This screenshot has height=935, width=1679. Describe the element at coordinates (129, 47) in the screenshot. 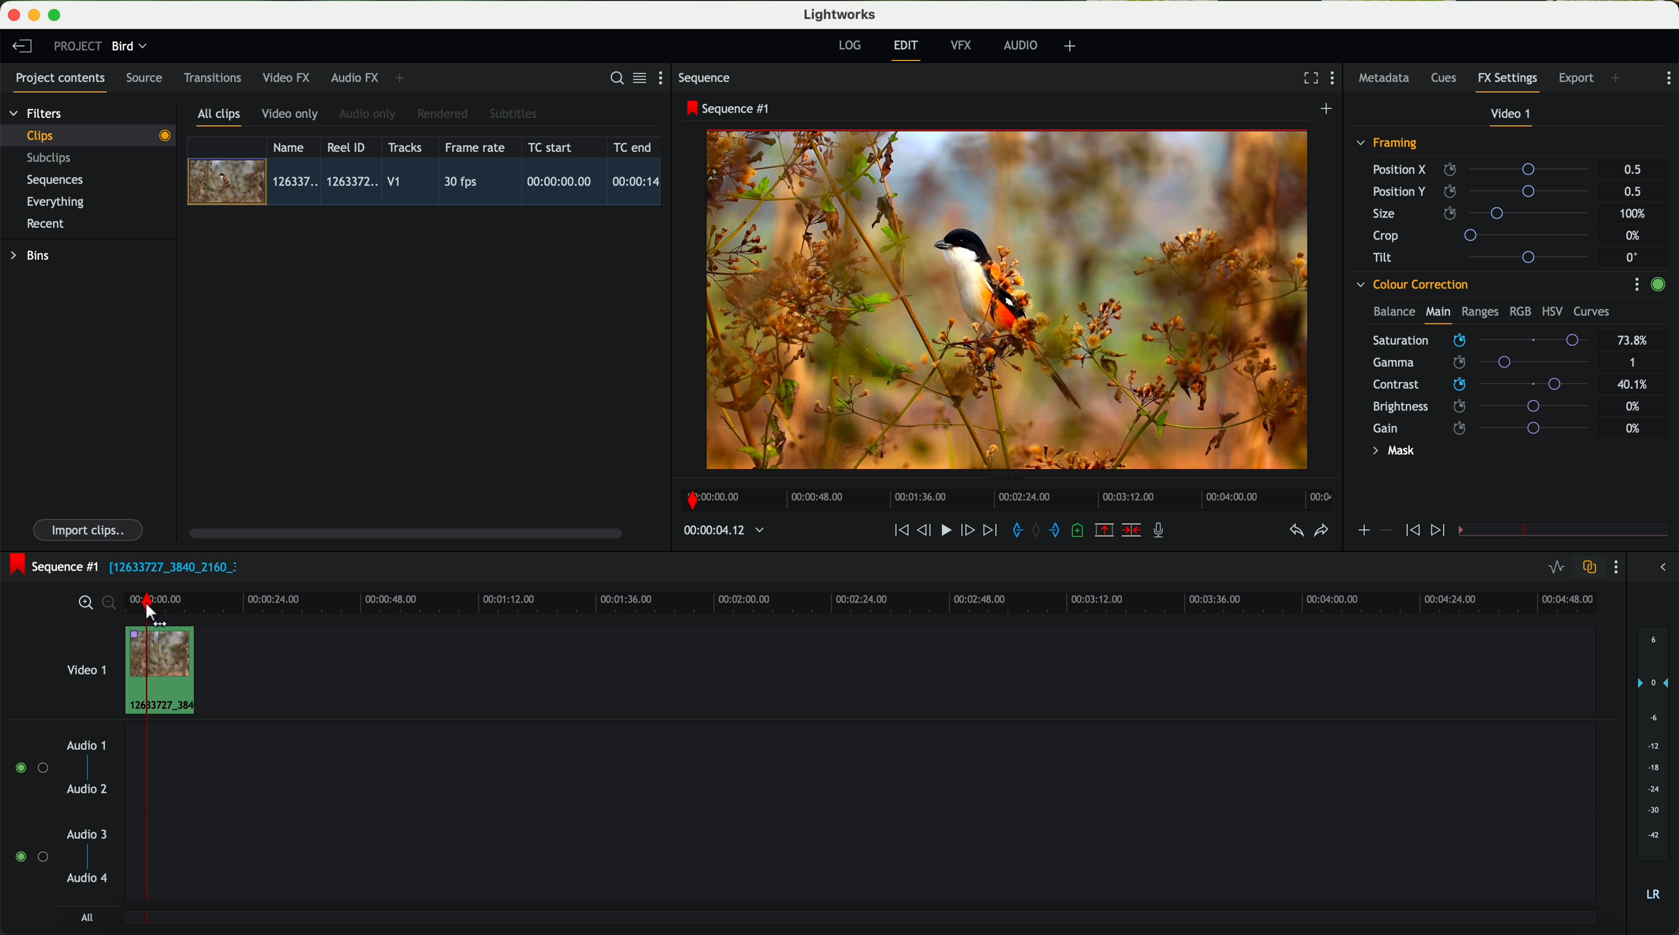

I see `bird` at that location.